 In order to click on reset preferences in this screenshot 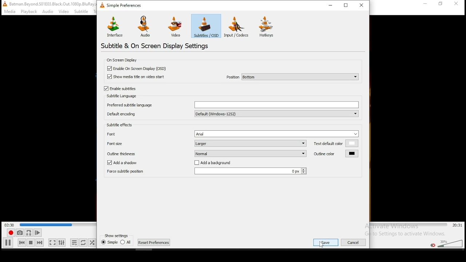, I will do `click(154, 242)`.